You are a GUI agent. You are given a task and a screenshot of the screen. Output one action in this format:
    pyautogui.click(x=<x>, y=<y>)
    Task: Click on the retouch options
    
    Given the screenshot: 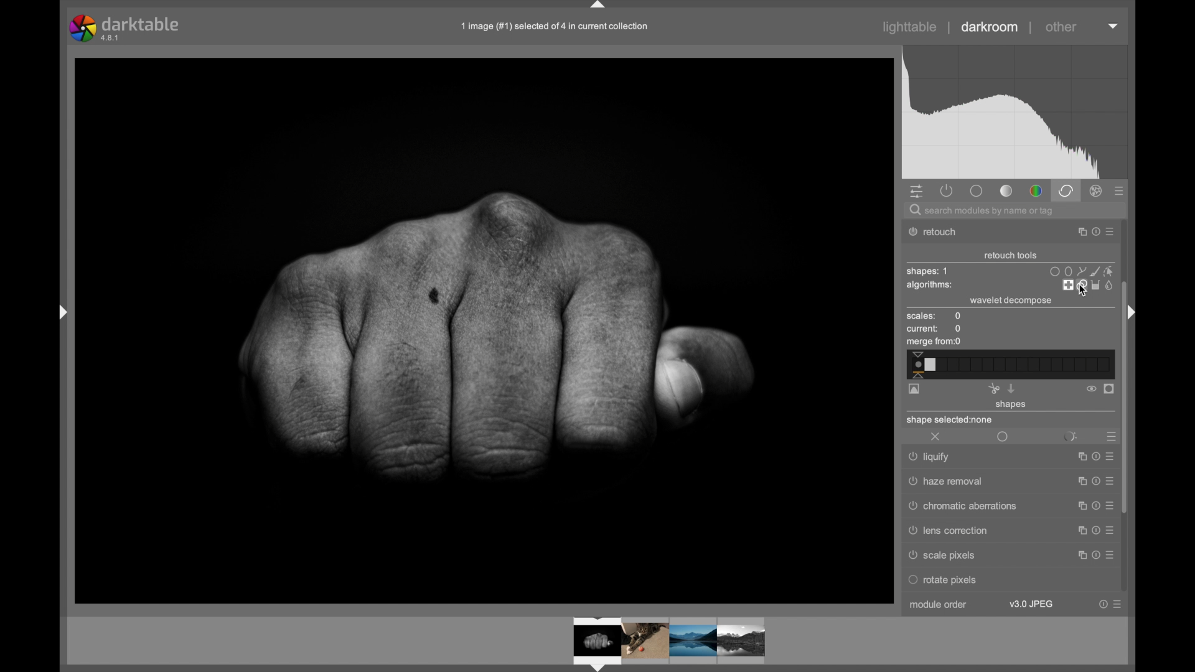 What is the action you would take?
    pyautogui.click(x=1087, y=286)
    